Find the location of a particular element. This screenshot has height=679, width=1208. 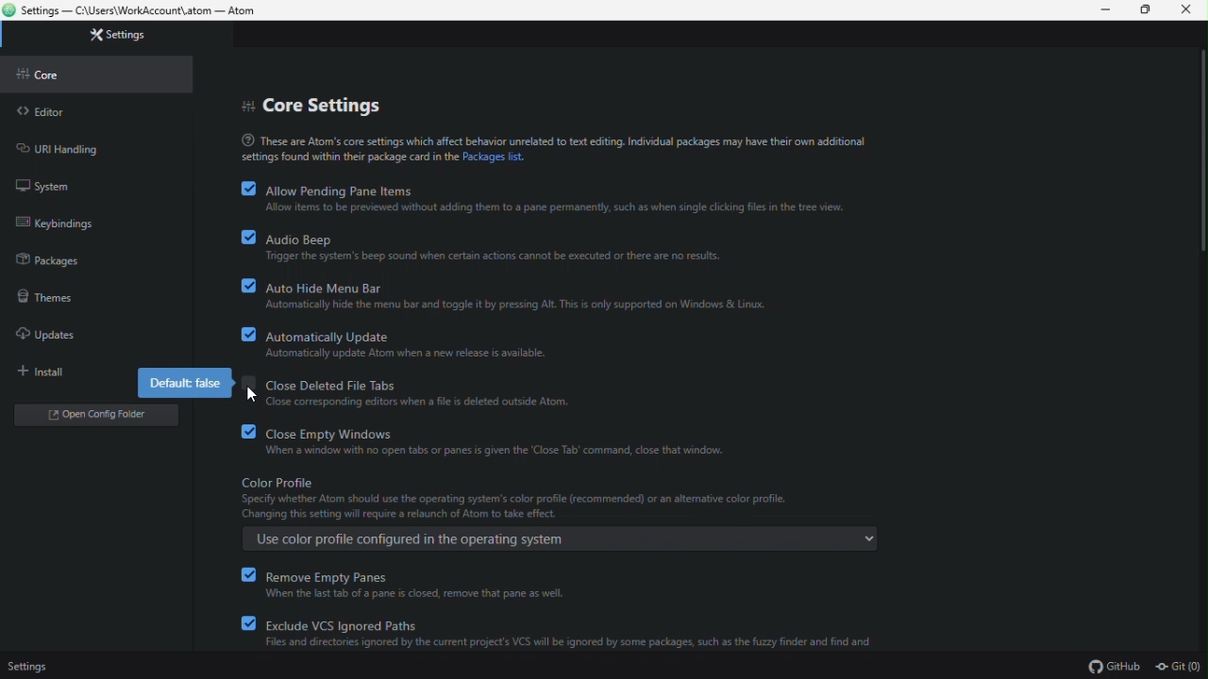

Cursor is located at coordinates (251, 396).